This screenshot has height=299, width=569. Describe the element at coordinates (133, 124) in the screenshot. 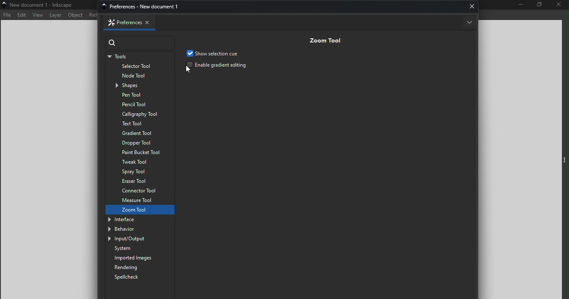

I see `Text tool` at that location.